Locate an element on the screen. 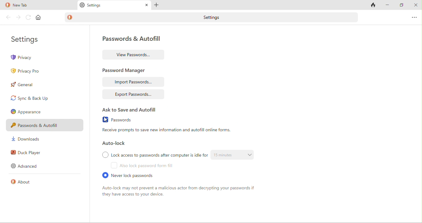 The width and height of the screenshot is (422, 223). export passwords is located at coordinates (133, 94).